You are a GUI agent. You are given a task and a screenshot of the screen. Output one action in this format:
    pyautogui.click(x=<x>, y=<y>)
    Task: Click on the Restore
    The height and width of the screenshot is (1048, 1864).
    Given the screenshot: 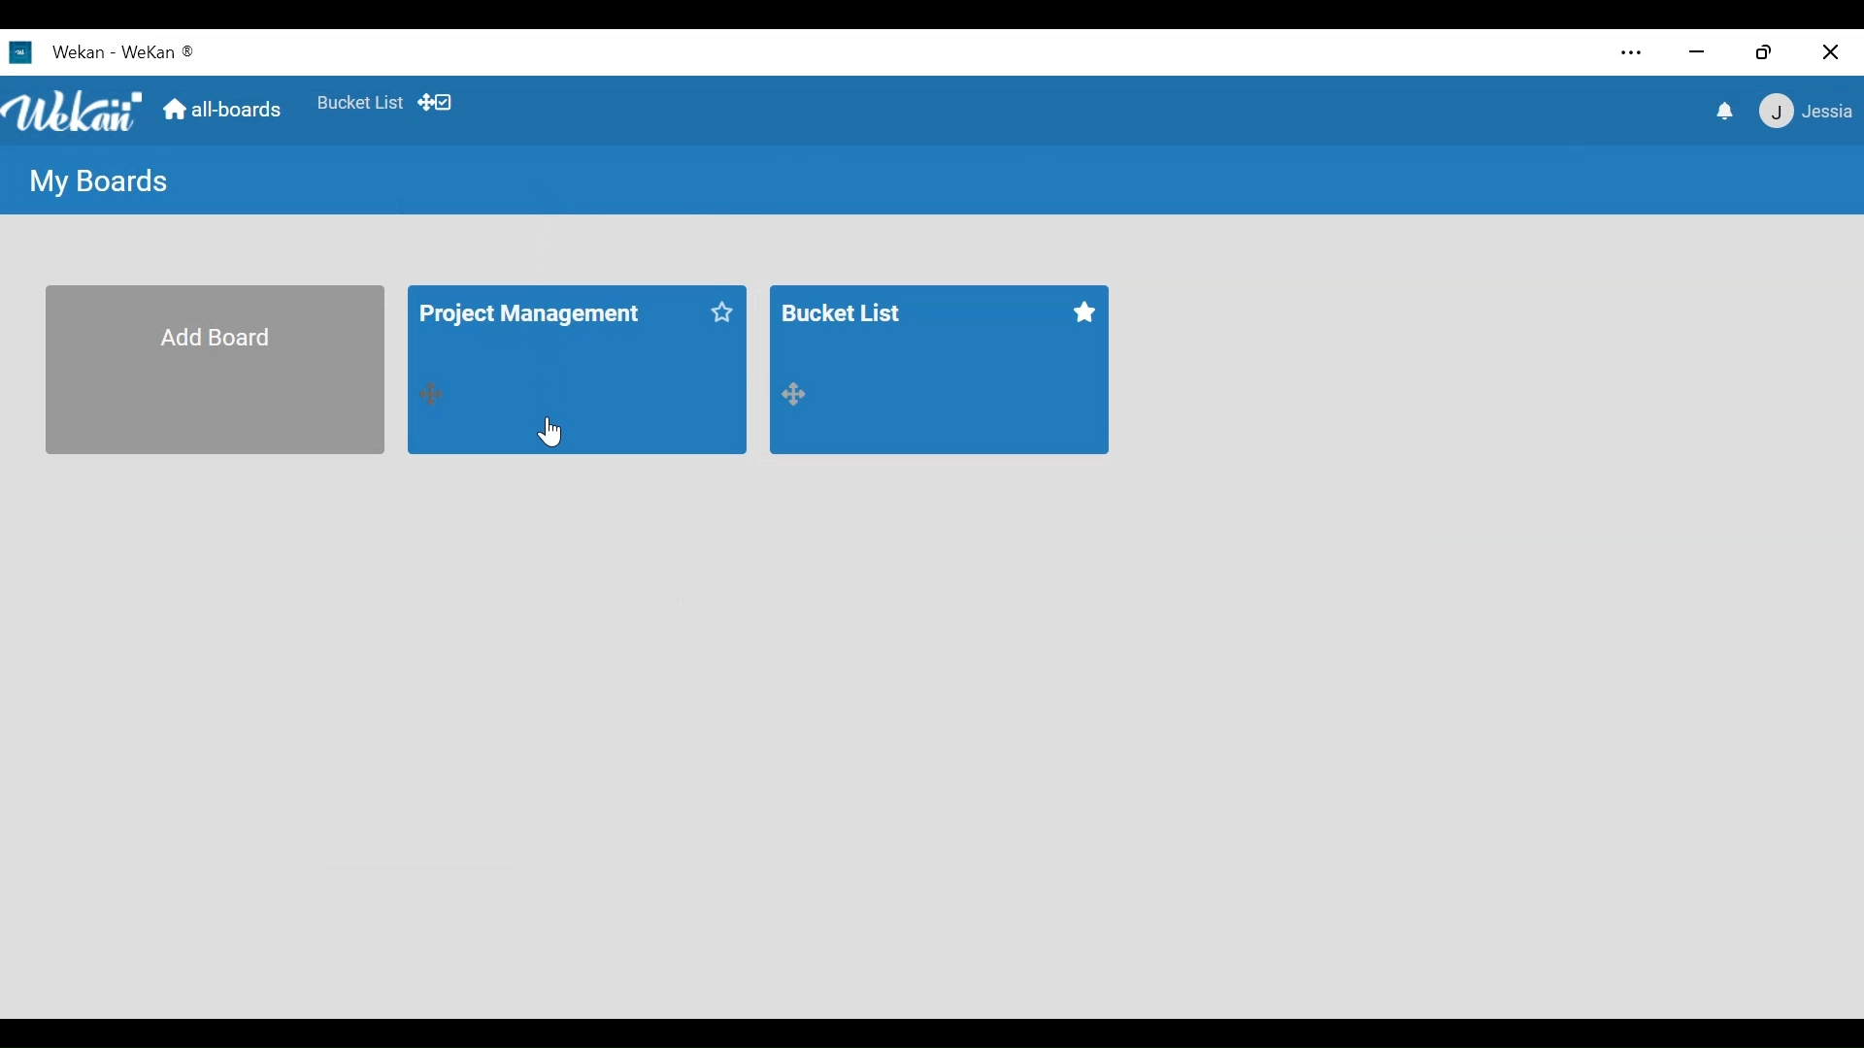 What is the action you would take?
    pyautogui.click(x=1762, y=53)
    